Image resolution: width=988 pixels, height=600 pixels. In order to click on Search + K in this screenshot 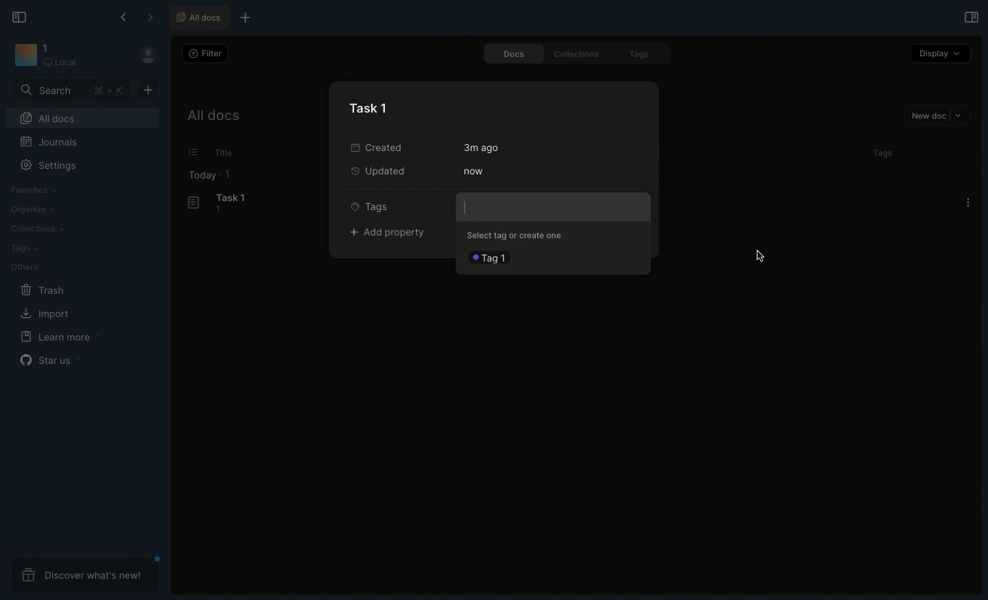, I will do `click(70, 91)`.